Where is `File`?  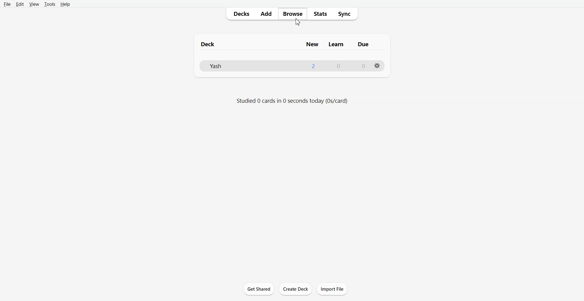
File is located at coordinates (7, 4).